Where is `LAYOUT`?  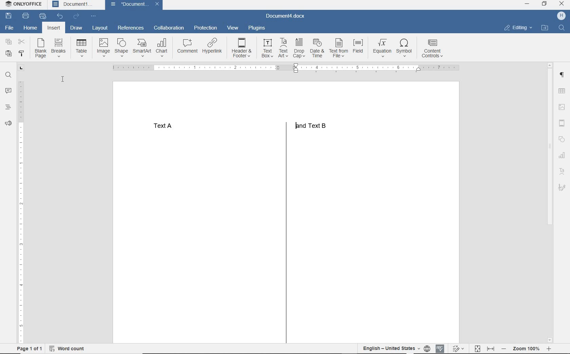 LAYOUT is located at coordinates (100, 28).